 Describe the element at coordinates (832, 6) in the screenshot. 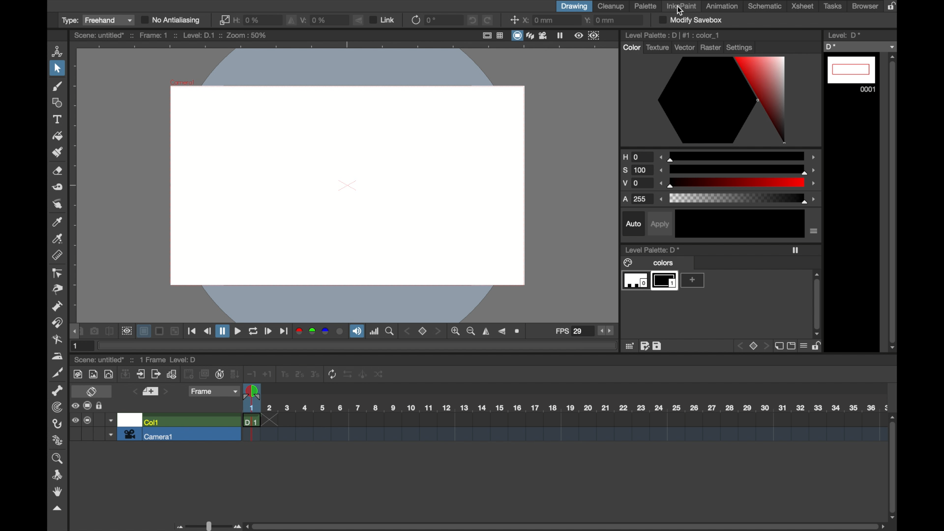

I see `tasks` at that location.